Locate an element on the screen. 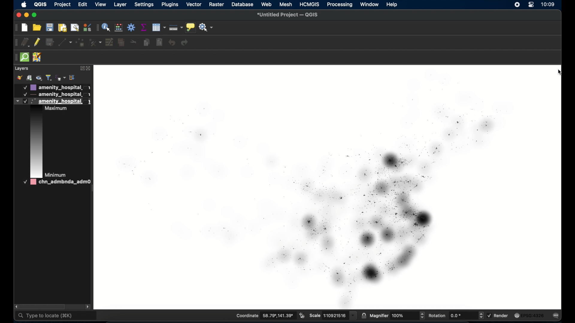 This screenshot has height=323, width=575. current edits is located at coordinates (25, 42).